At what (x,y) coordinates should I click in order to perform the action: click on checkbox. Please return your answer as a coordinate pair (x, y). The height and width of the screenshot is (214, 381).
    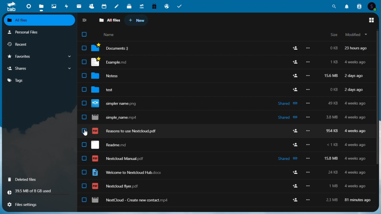
    Looking at the image, I should click on (84, 130).